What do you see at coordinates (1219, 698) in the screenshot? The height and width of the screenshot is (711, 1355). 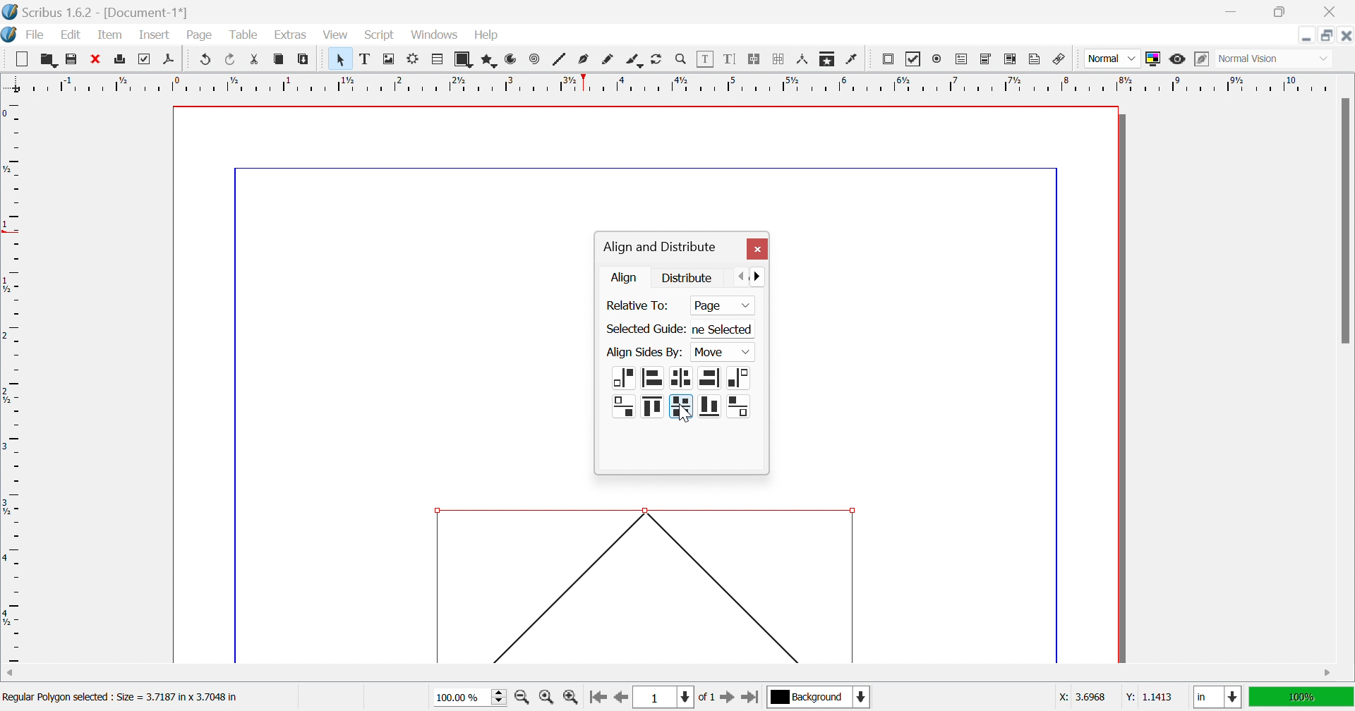 I see `in` at bounding box center [1219, 698].